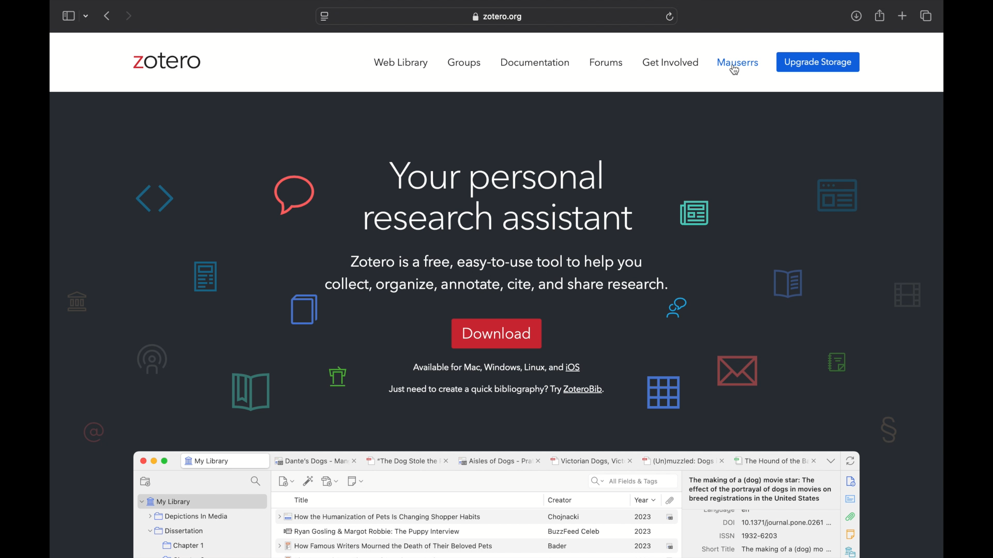 This screenshot has height=558, width=993. What do you see at coordinates (818, 63) in the screenshot?
I see `upgrade storage` at bounding box center [818, 63].